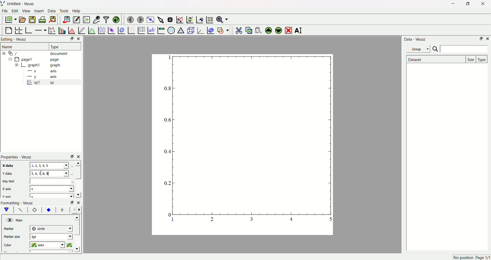 This screenshot has width=491, height=260. I want to click on move left, so click(75, 210).